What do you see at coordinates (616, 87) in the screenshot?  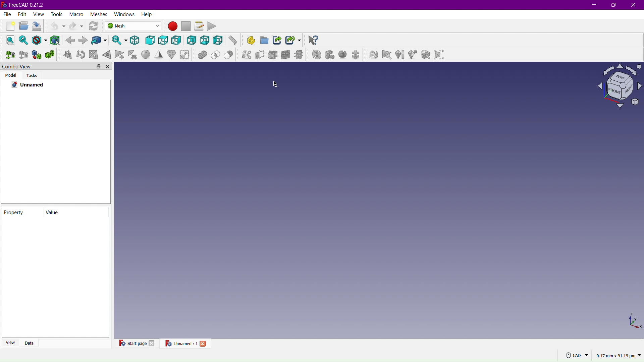 I see `Isometric` at bounding box center [616, 87].